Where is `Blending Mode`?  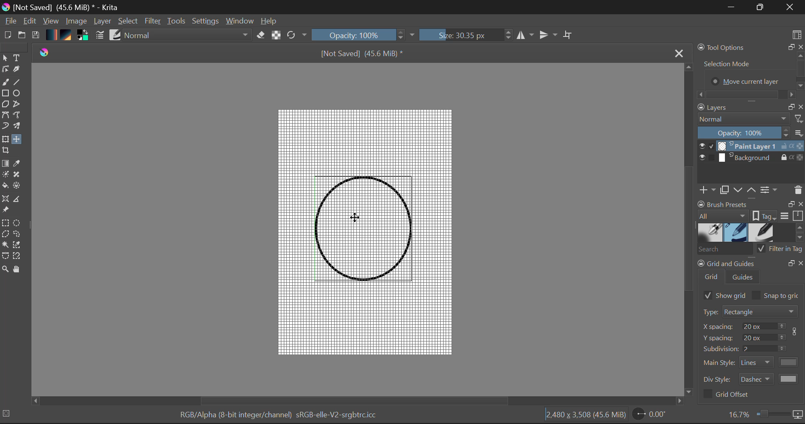 Blending Mode is located at coordinates (750, 119).